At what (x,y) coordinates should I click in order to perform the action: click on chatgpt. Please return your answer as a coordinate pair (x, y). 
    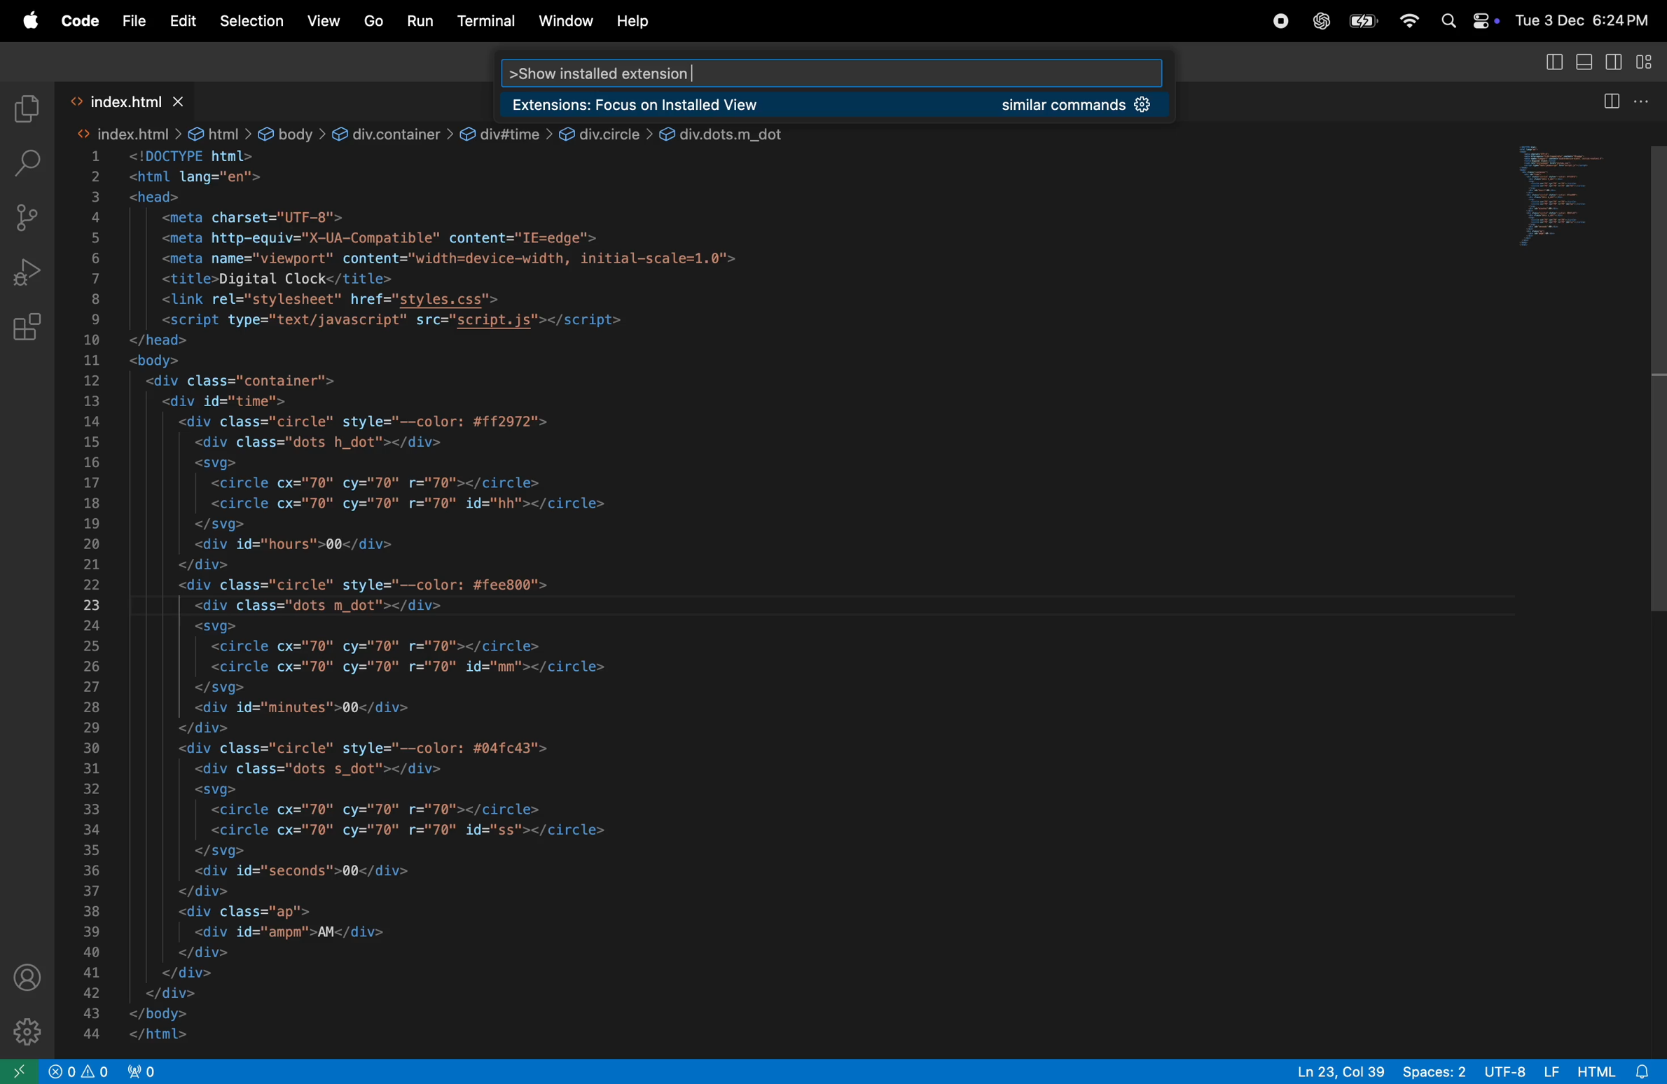
    Looking at the image, I should click on (1318, 20).